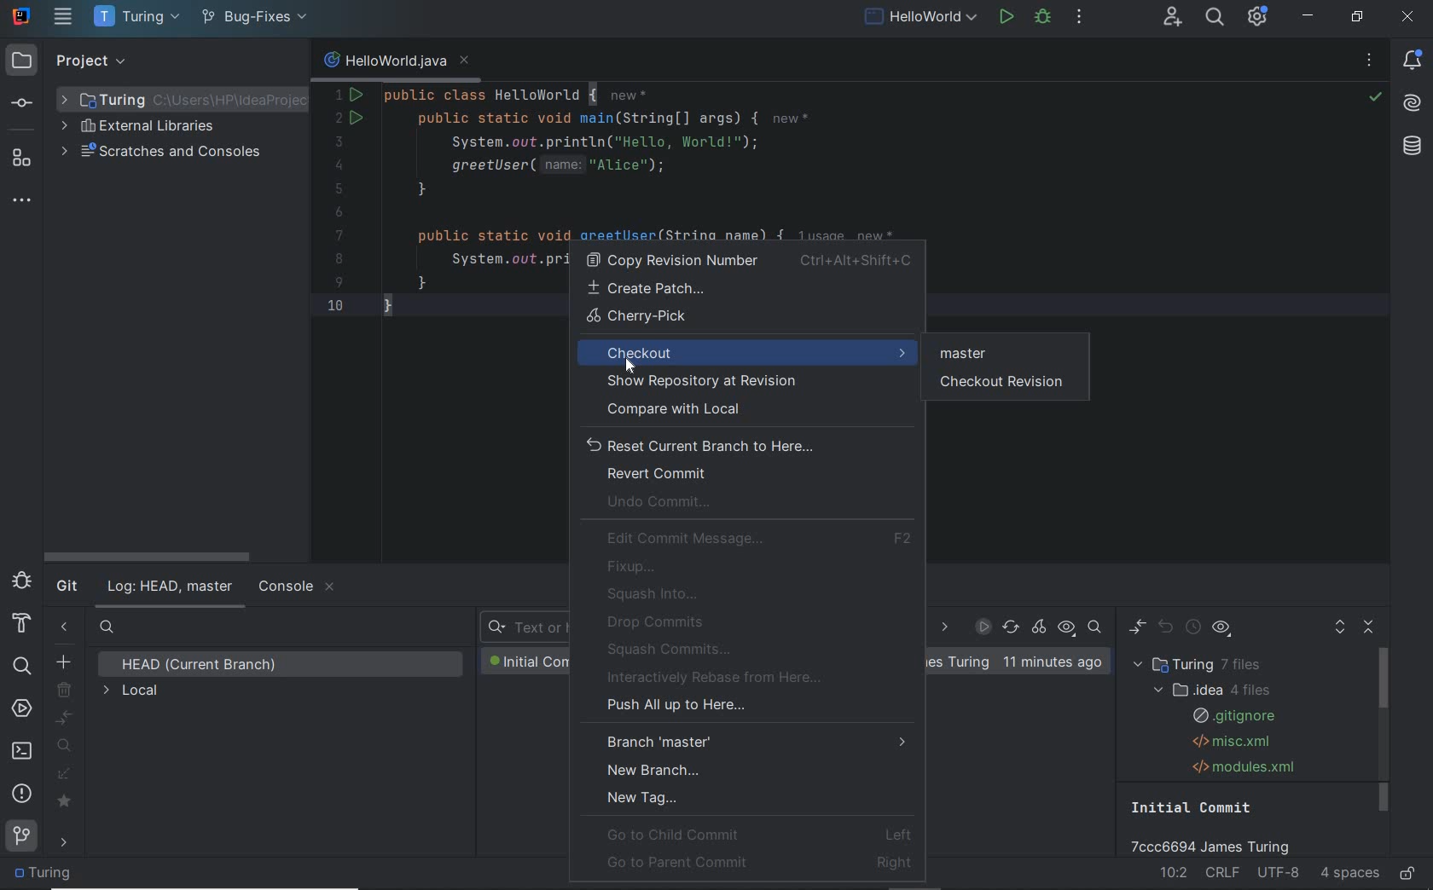  Describe the element at coordinates (65, 16) in the screenshot. I see `main menu` at that location.